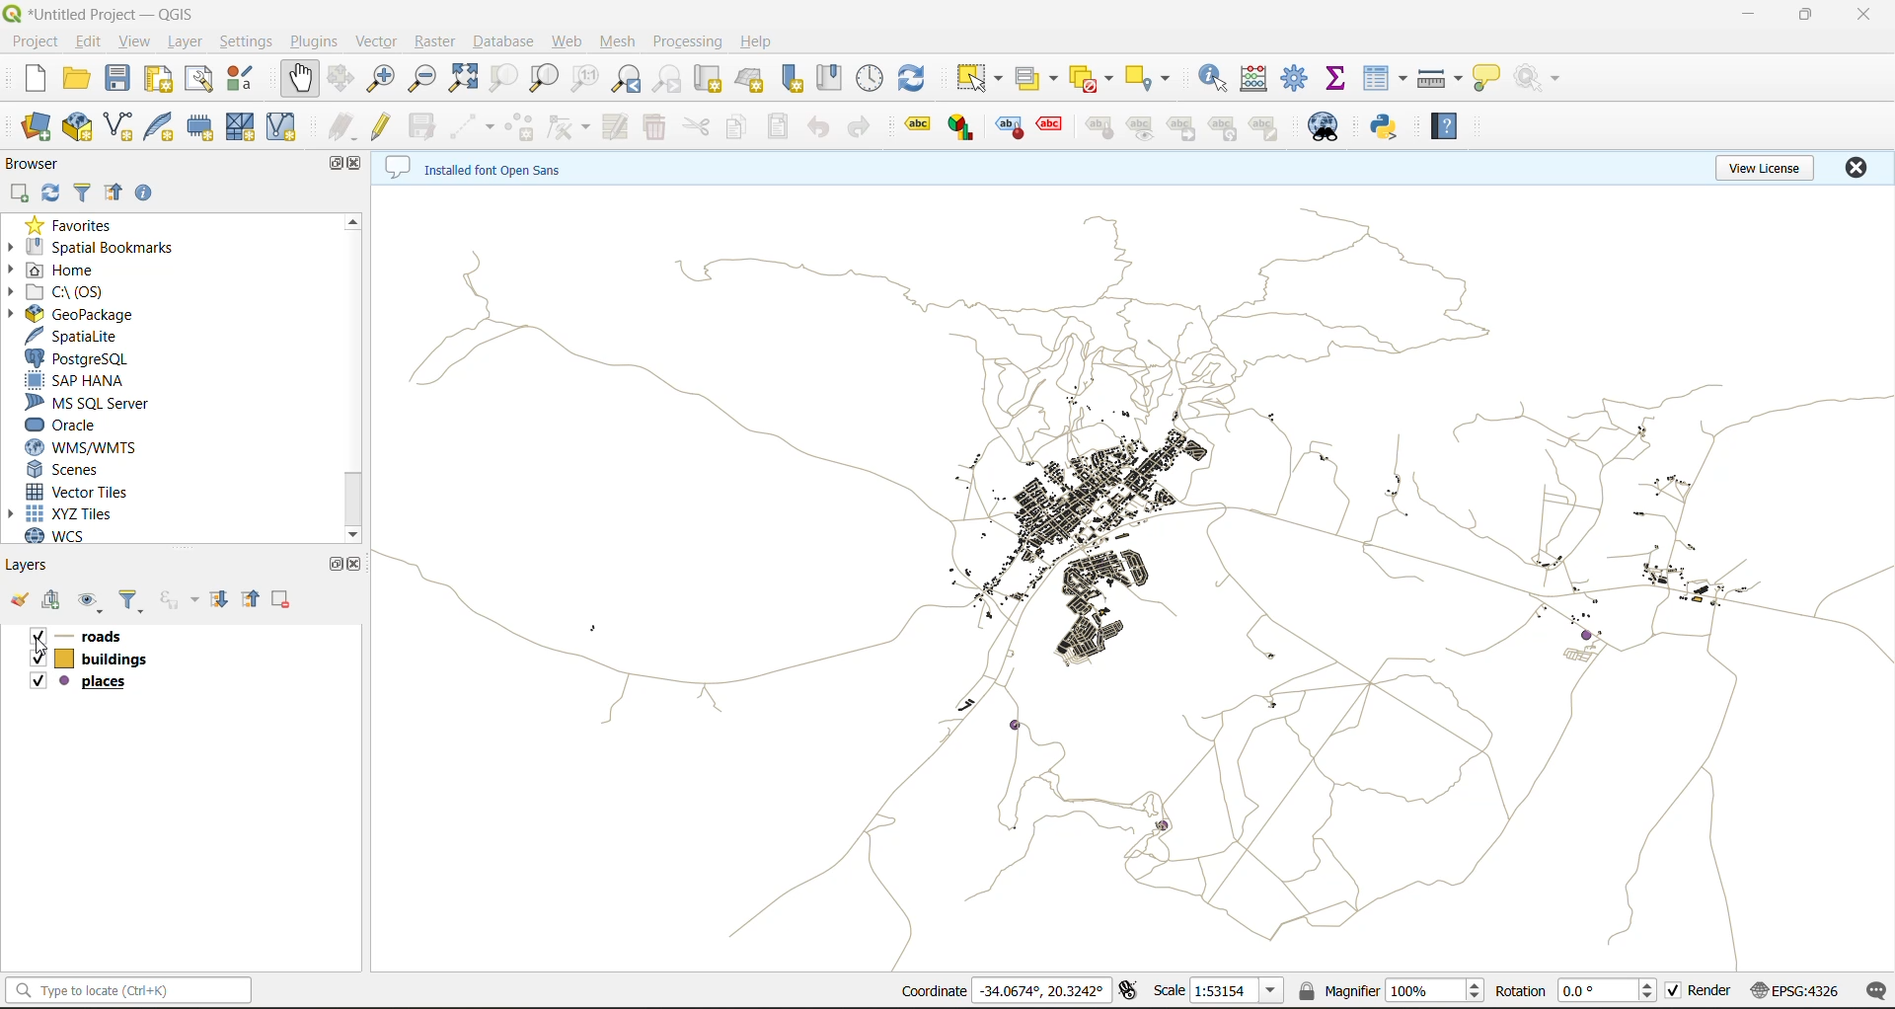 The height and width of the screenshot is (1009, 1895). Describe the element at coordinates (1011, 129) in the screenshot. I see `labels toolbar 3` at that location.